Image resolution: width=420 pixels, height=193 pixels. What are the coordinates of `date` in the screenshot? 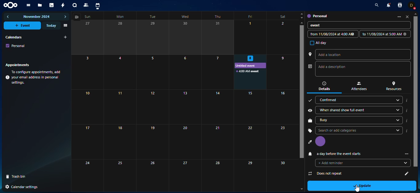 It's located at (331, 34).